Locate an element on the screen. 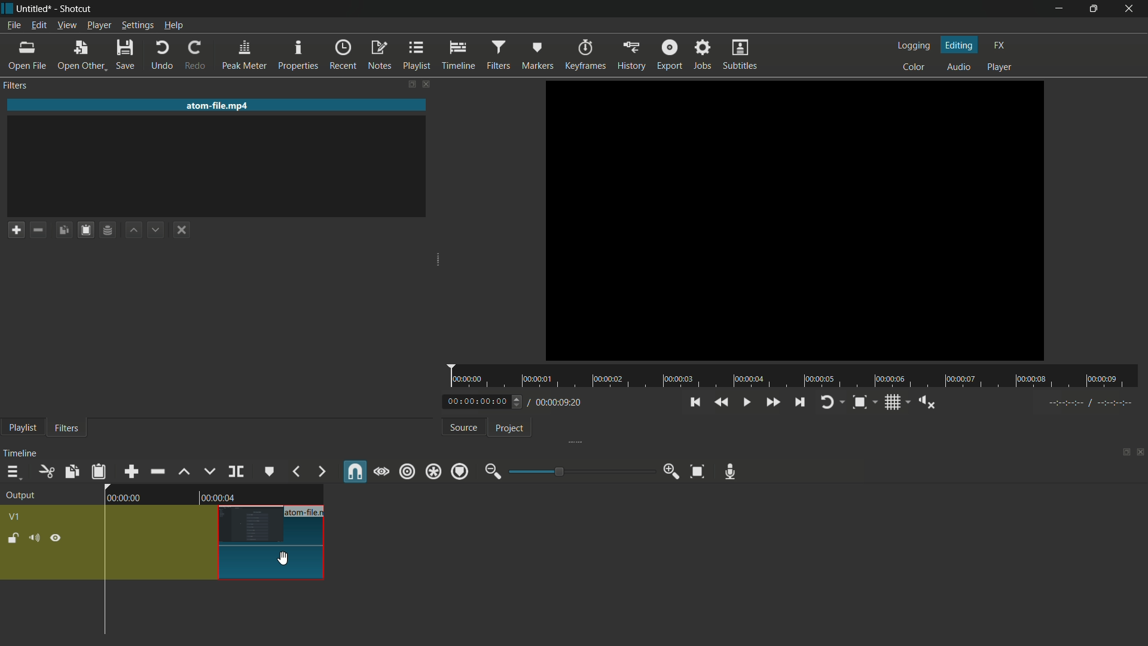 The image size is (1148, 646). deselect the i=filter is located at coordinates (182, 230).